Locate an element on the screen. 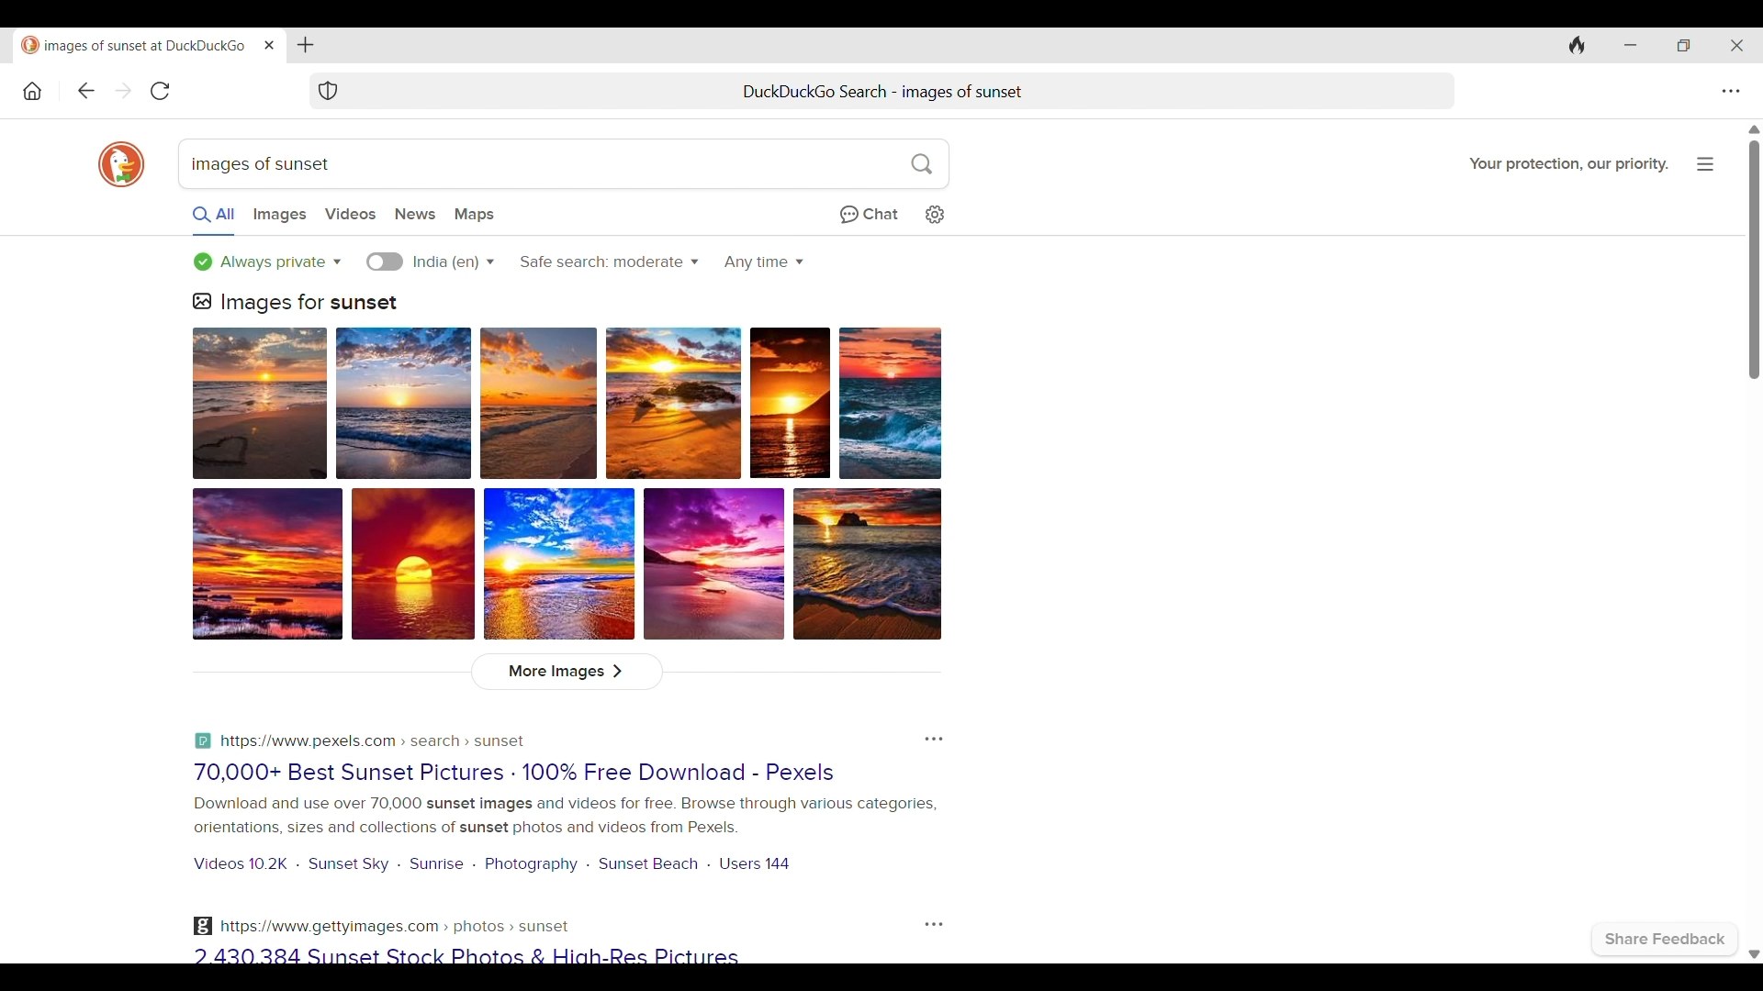 This screenshot has height=991, width=1763. Images for sunset is located at coordinates (297, 303).